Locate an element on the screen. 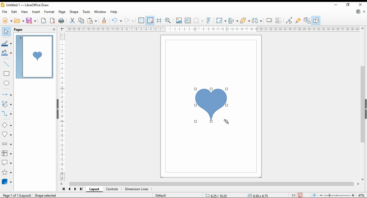 The width and height of the screenshot is (367, 198). shape is located at coordinates (212, 106).